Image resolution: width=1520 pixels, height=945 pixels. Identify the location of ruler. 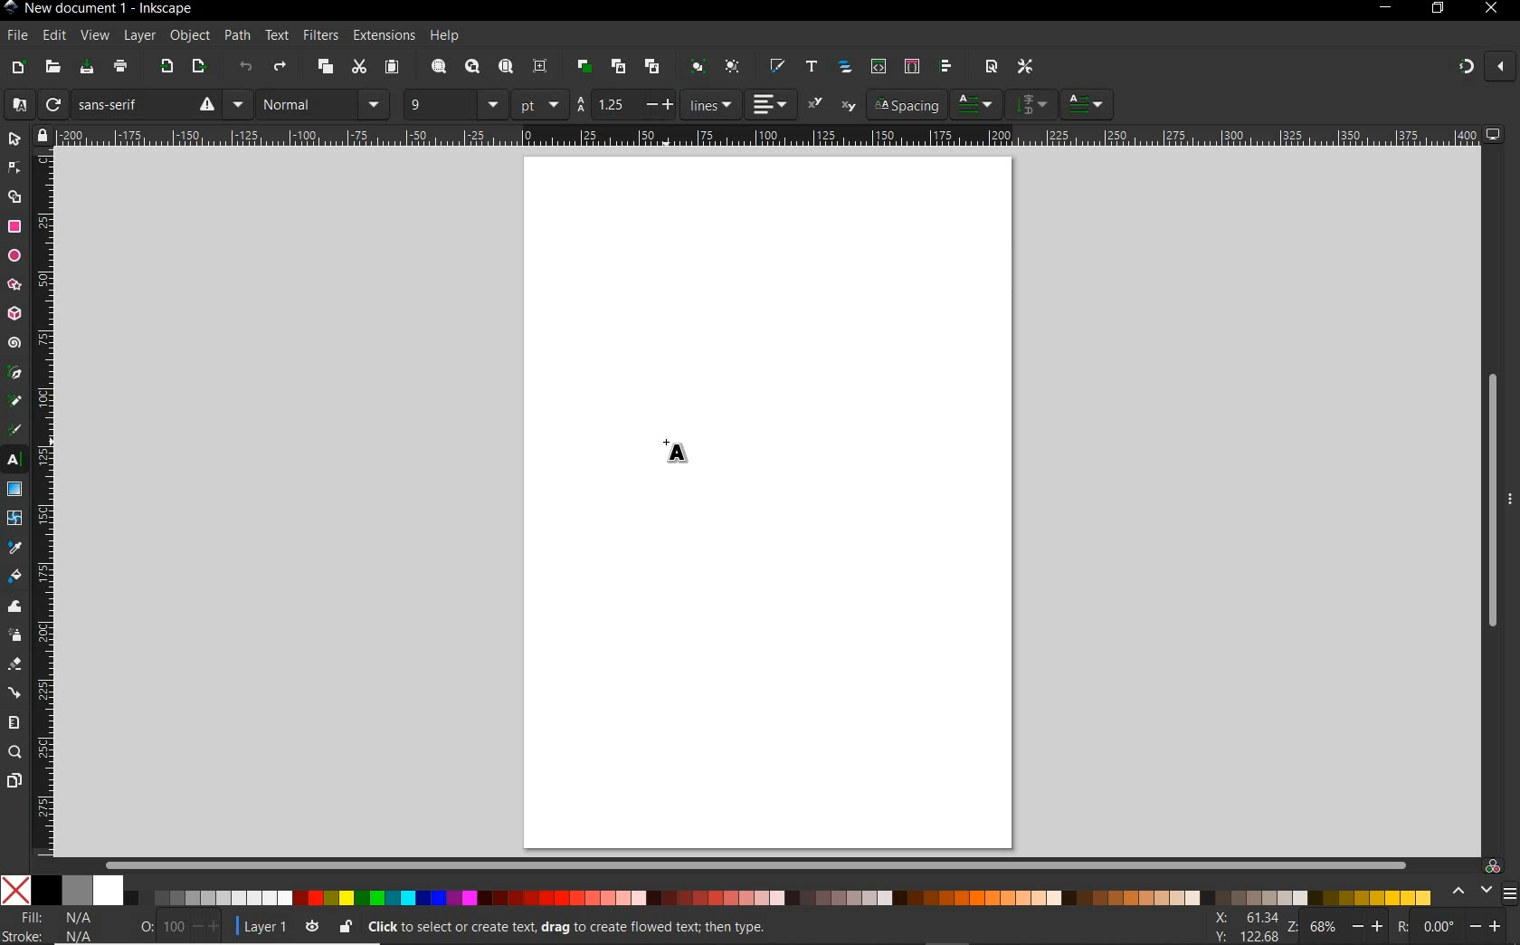
(767, 135).